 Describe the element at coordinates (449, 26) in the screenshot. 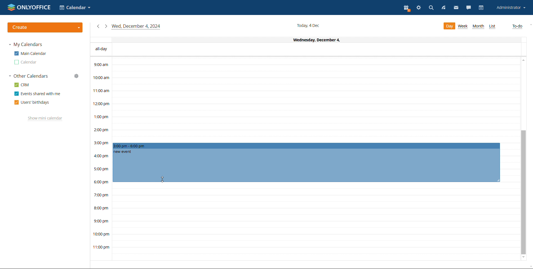

I see `day view` at that location.